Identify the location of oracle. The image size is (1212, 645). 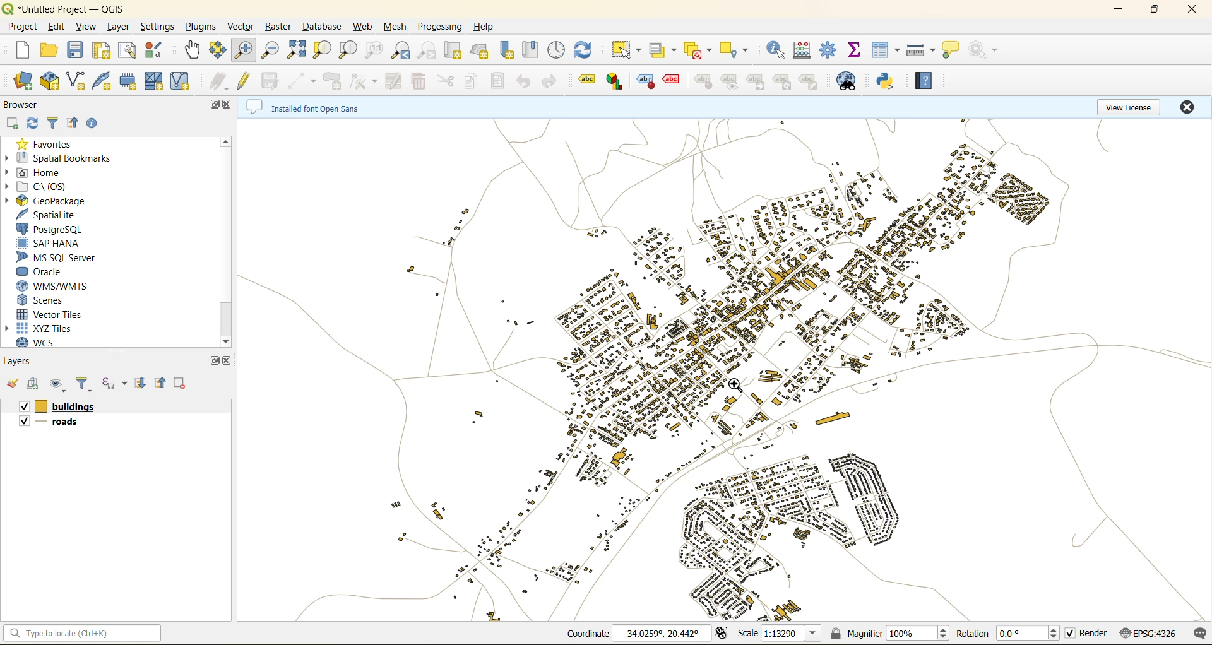
(47, 273).